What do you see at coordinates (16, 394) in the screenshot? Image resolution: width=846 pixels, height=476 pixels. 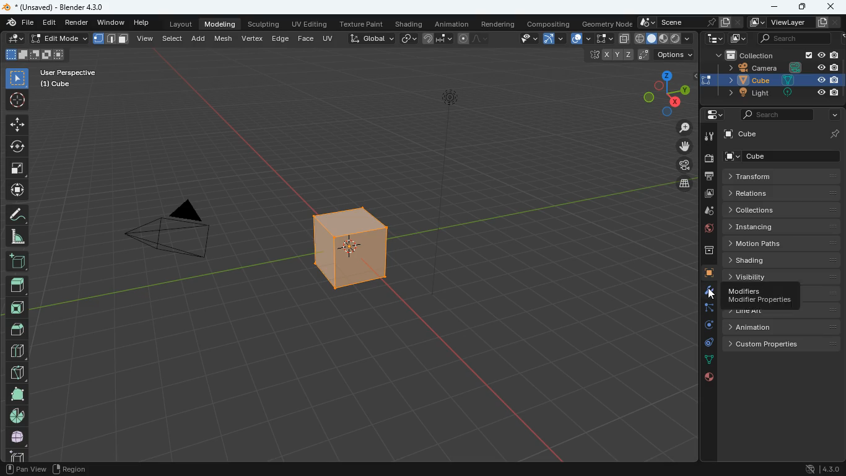 I see `full` at bounding box center [16, 394].